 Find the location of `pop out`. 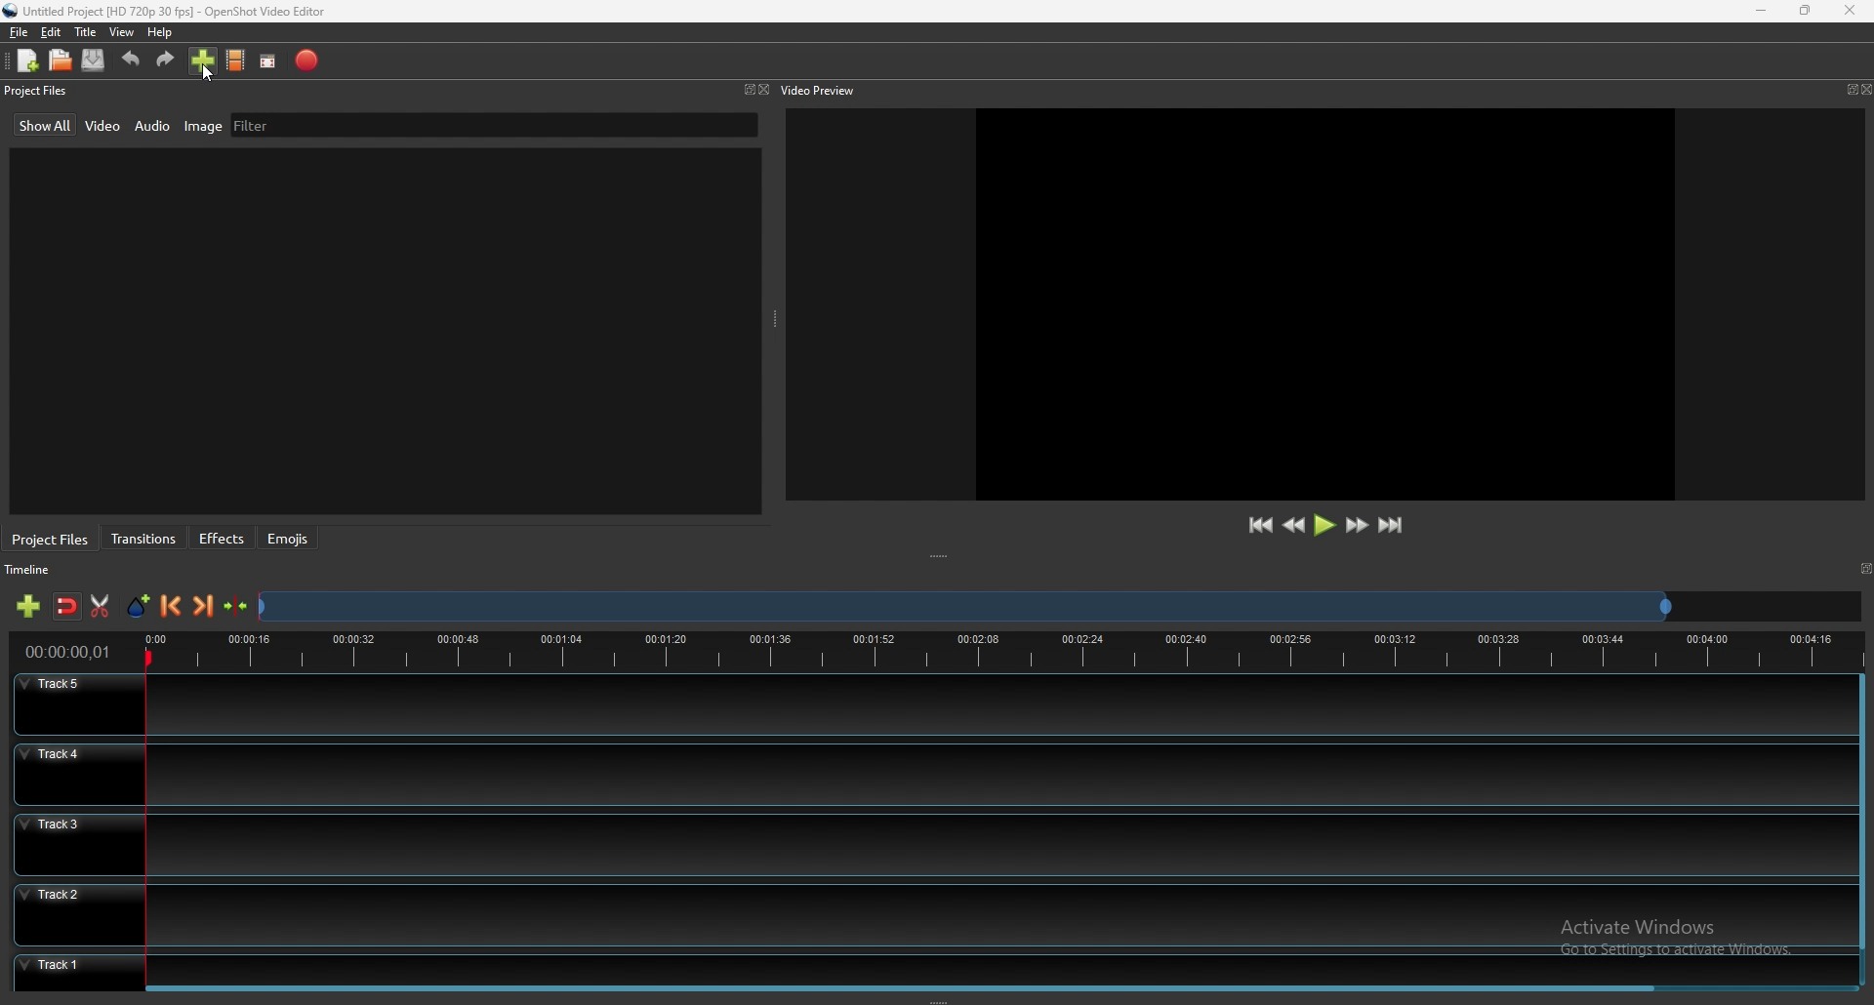

pop out is located at coordinates (746, 91).